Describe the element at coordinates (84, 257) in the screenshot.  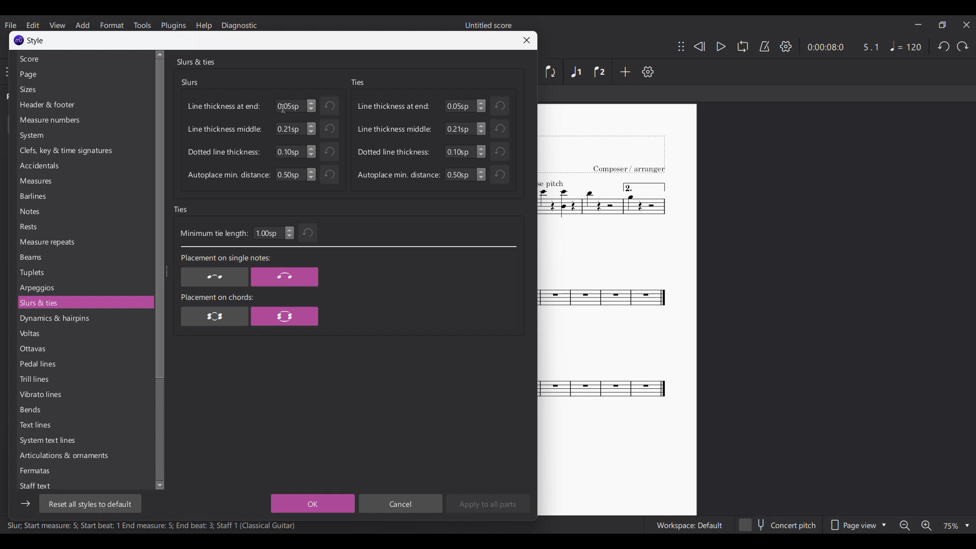
I see `Beams` at that location.